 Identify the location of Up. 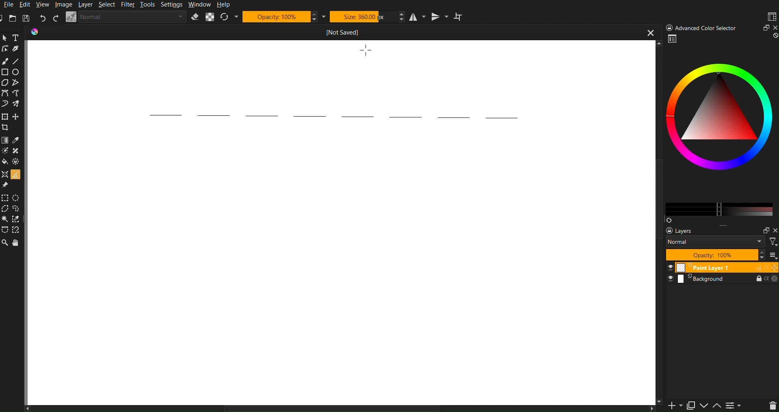
(719, 405).